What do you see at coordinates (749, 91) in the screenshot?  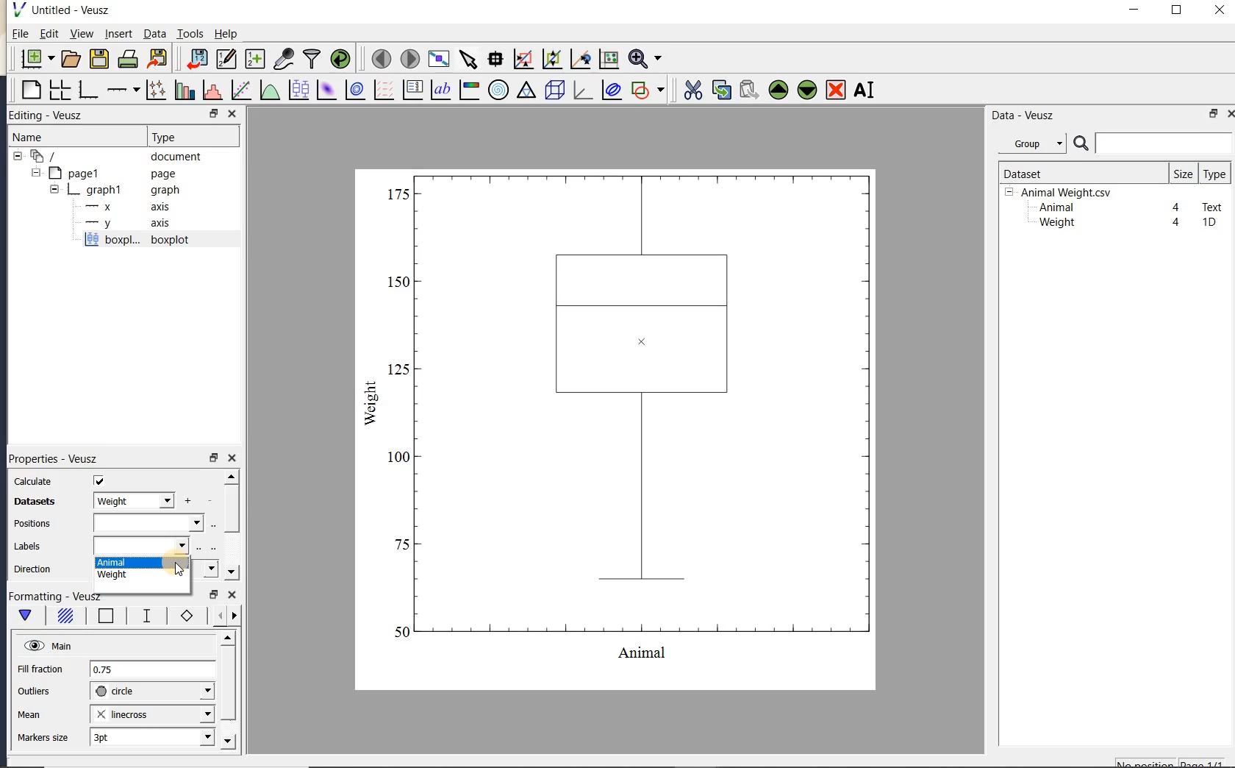 I see `paste widget from the clipboard` at bounding box center [749, 91].